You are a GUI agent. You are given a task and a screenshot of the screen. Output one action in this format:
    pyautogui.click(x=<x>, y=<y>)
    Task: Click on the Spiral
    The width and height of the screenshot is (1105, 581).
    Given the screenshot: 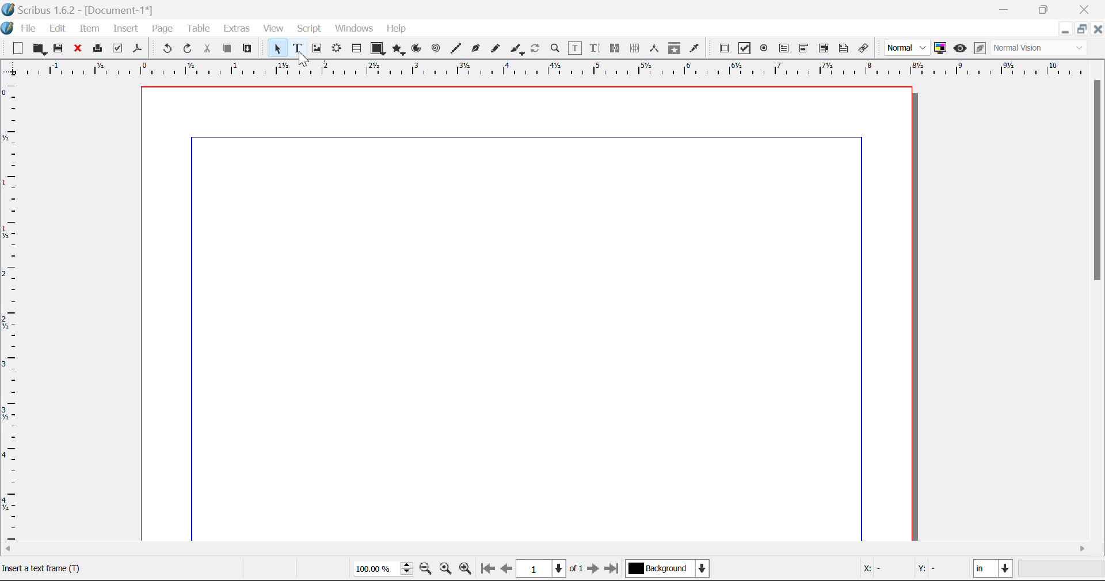 What is the action you would take?
    pyautogui.click(x=436, y=48)
    